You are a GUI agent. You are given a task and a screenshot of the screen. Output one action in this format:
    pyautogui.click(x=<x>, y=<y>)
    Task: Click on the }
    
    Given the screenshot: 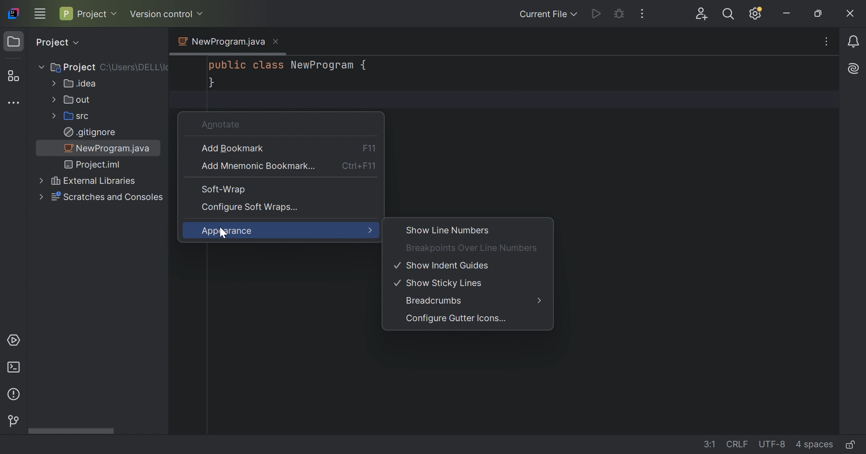 What is the action you would take?
    pyautogui.click(x=212, y=84)
    